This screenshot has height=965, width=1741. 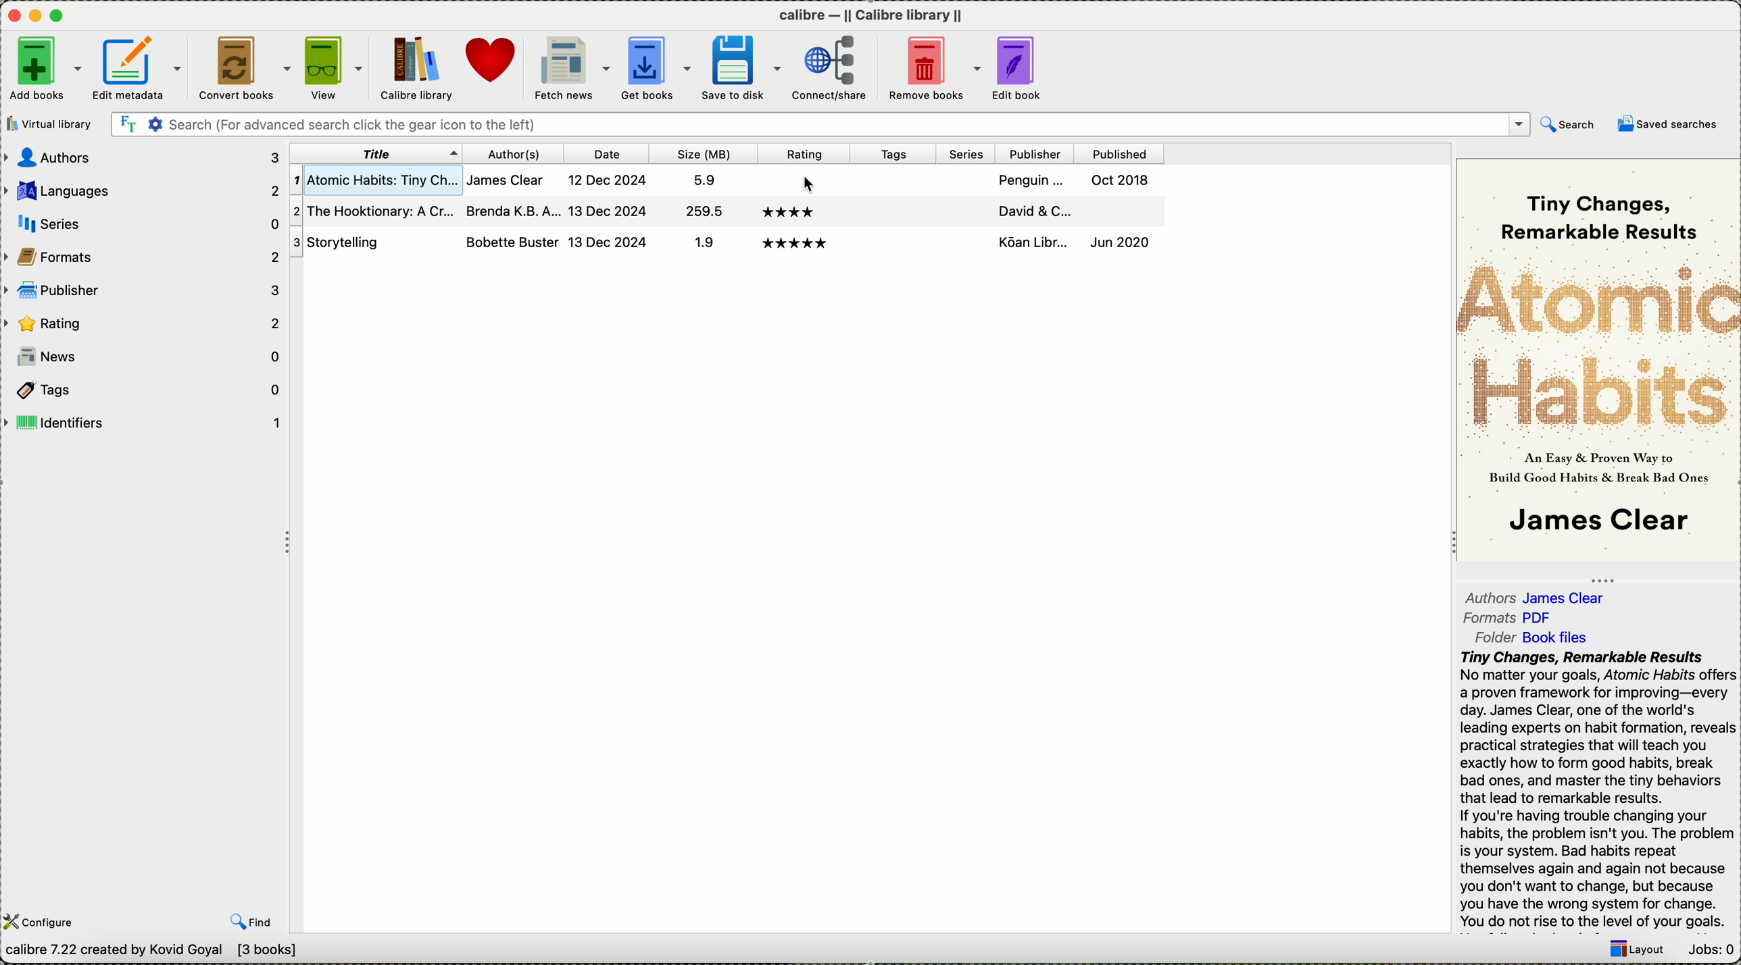 What do you see at coordinates (896, 178) in the screenshot?
I see `tags` at bounding box center [896, 178].